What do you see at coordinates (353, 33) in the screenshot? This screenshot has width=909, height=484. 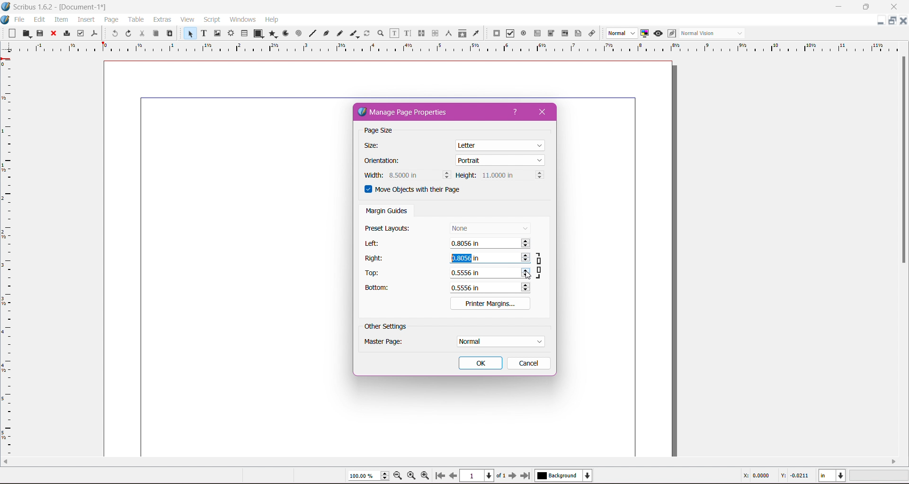 I see `Calligraphic Line` at bounding box center [353, 33].